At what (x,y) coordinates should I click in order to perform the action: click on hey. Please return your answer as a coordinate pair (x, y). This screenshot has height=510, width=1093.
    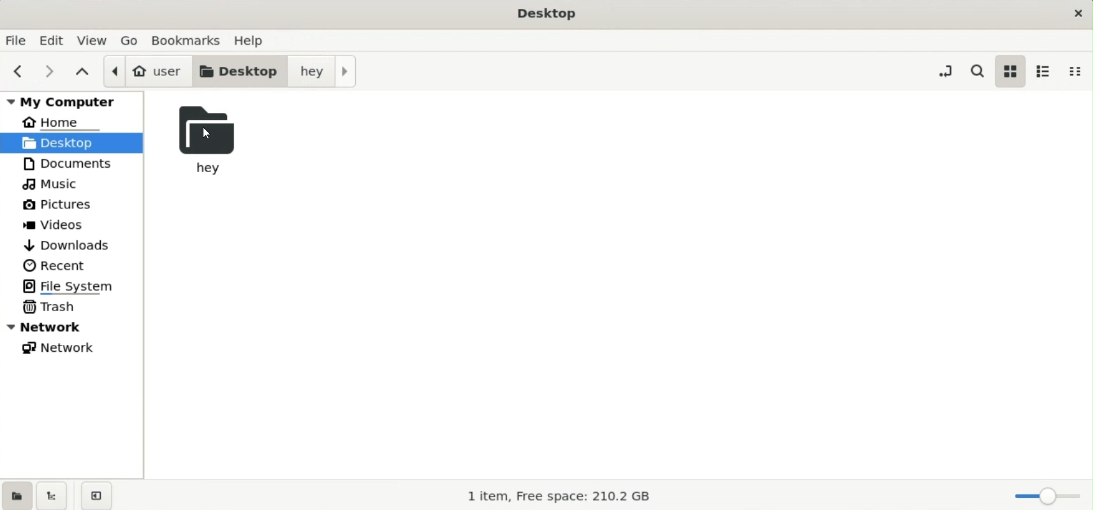
    Looking at the image, I should click on (202, 142).